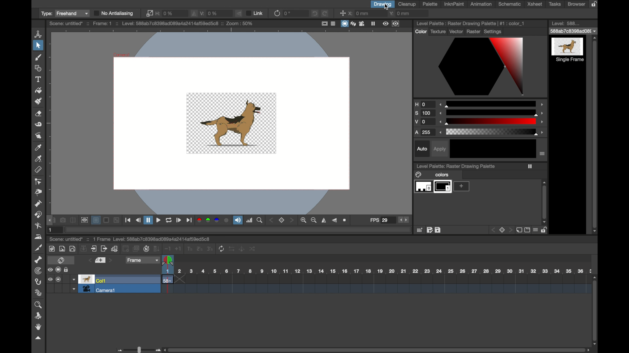 The width and height of the screenshot is (629, 353). What do you see at coordinates (106, 220) in the screenshot?
I see `backgrounds` at bounding box center [106, 220].